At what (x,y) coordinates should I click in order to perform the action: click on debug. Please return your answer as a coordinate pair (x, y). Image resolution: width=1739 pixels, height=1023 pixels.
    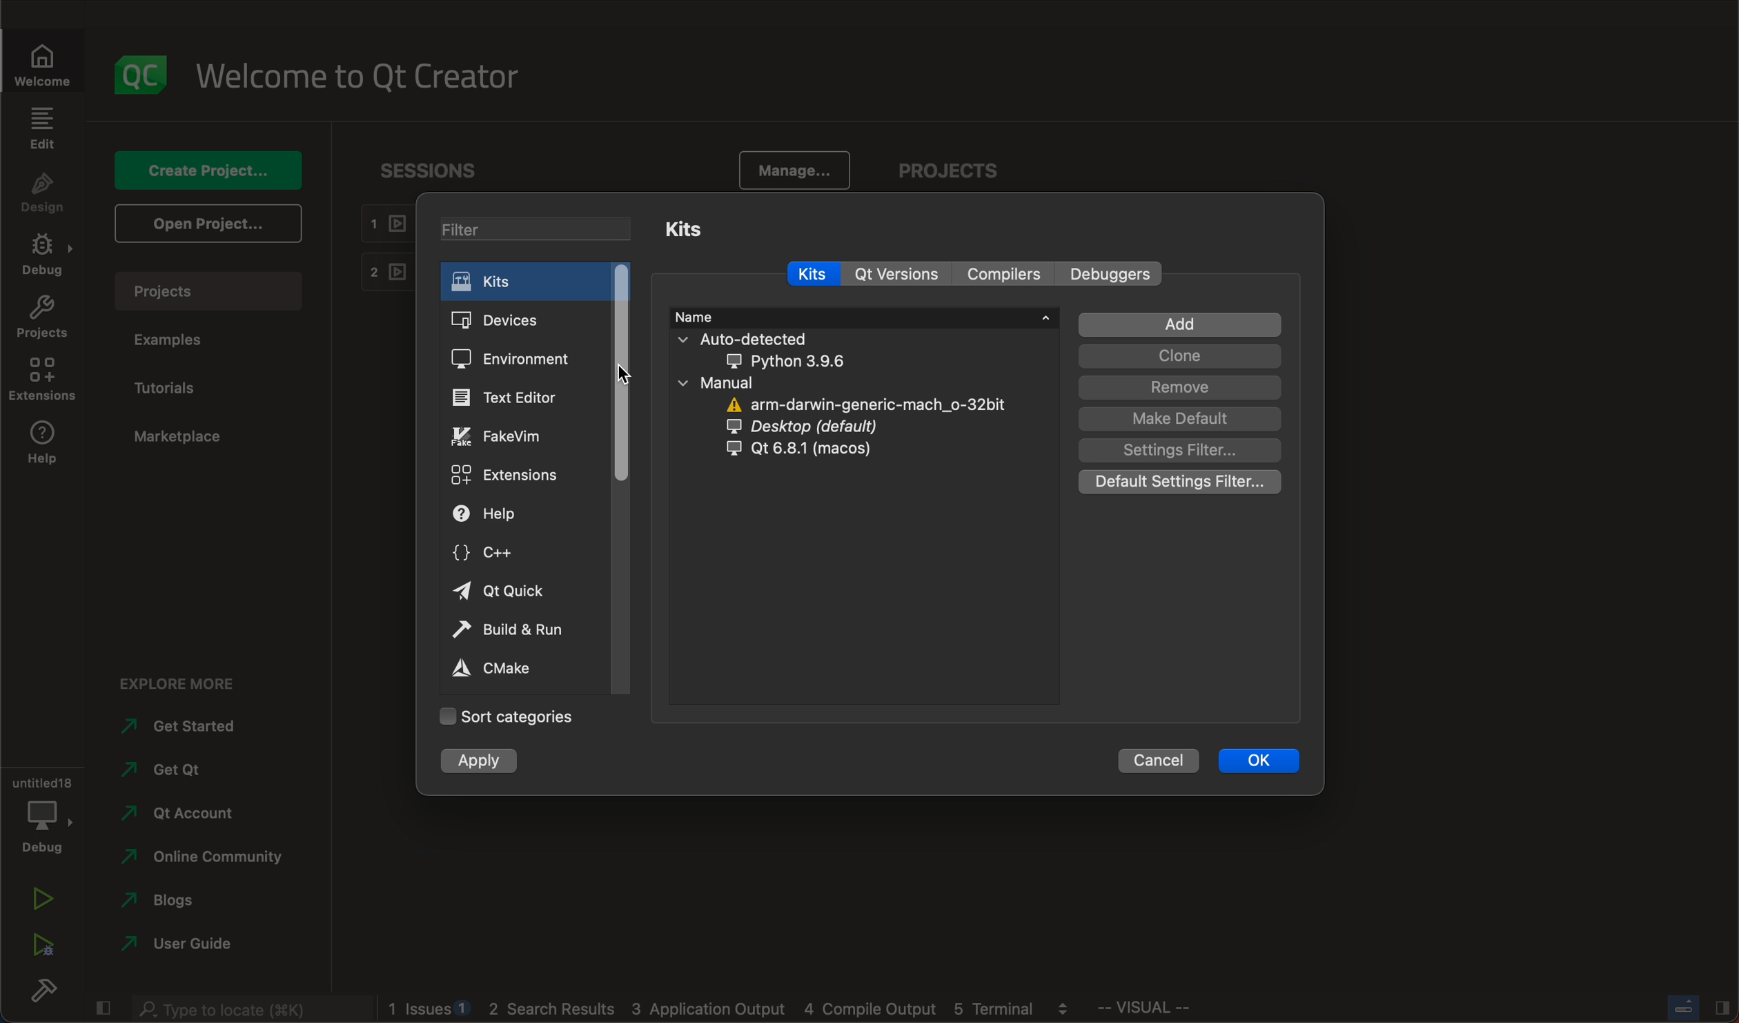
    Looking at the image, I should click on (41, 257).